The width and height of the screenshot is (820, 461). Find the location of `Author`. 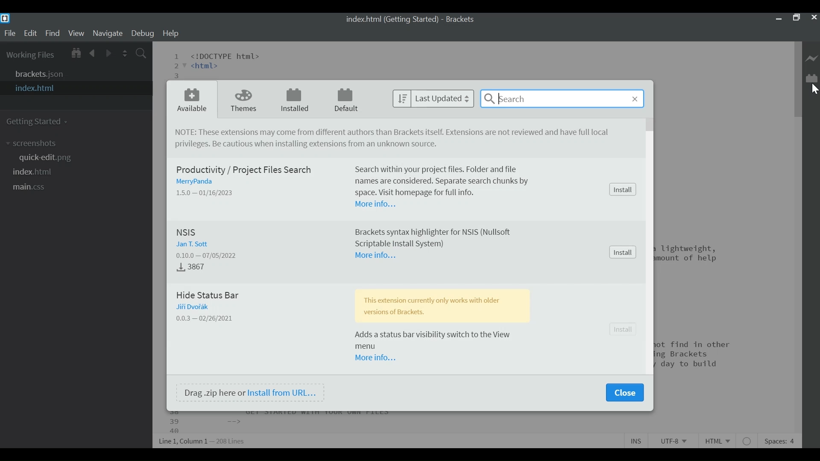

Author is located at coordinates (196, 182).